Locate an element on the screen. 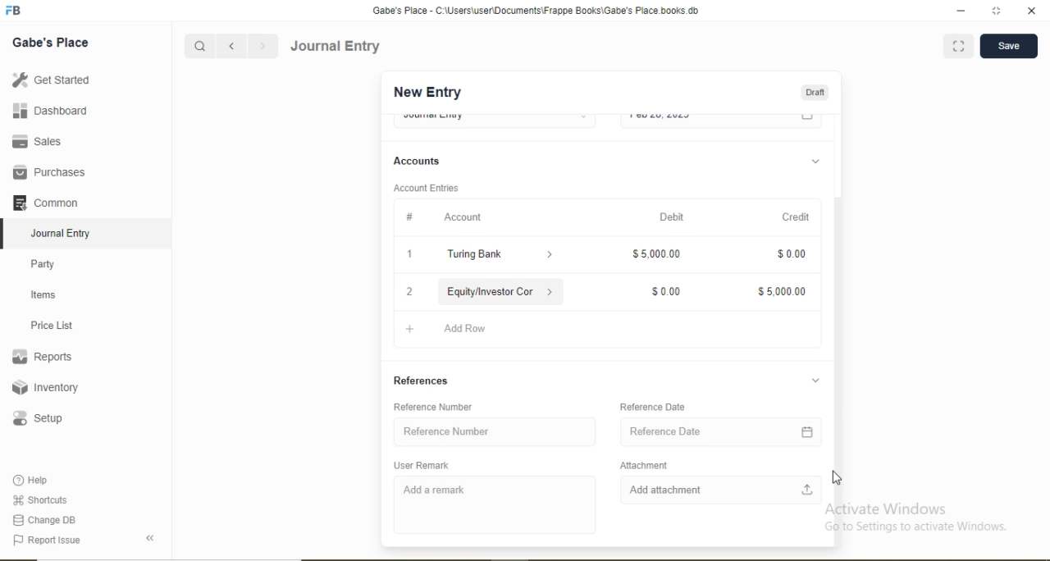  $0.00 is located at coordinates (791, 253).